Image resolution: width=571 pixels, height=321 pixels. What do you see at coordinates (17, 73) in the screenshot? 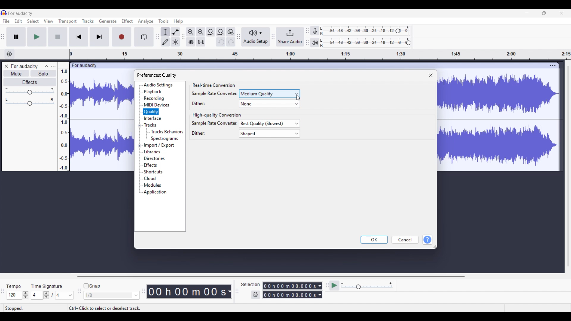
I see `Mute` at bounding box center [17, 73].